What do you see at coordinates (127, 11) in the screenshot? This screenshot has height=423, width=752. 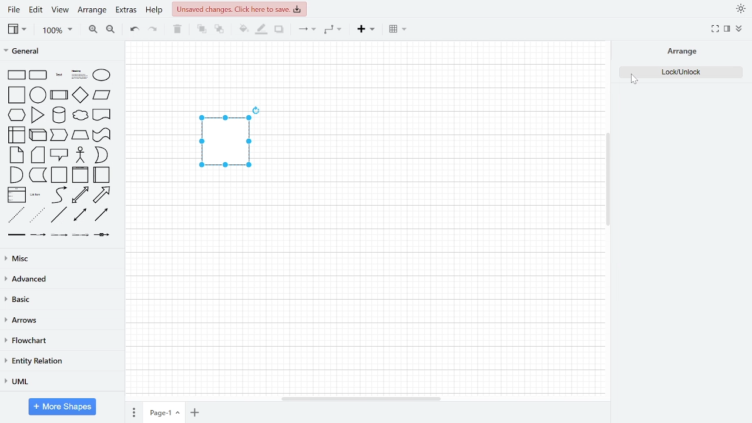 I see `extras` at bounding box center [127, 11].